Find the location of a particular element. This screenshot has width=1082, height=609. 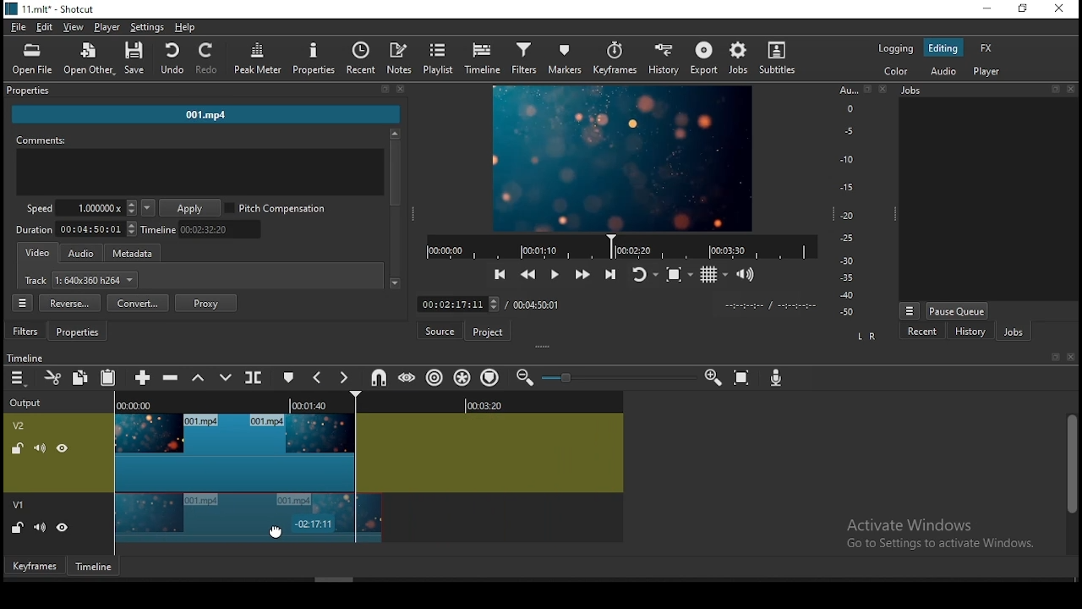

scrub while dragging is located at coordinates (409, 376).